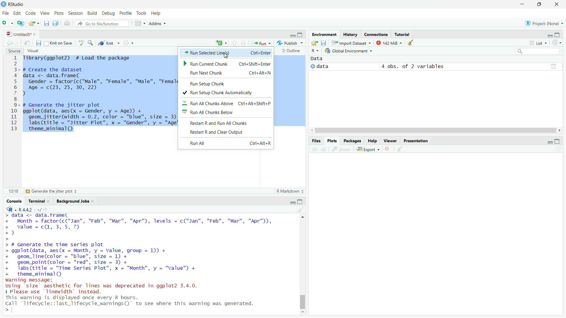 The width and height of the screenshot is (566, 318). I want to click on maximize, so click(539, 4).